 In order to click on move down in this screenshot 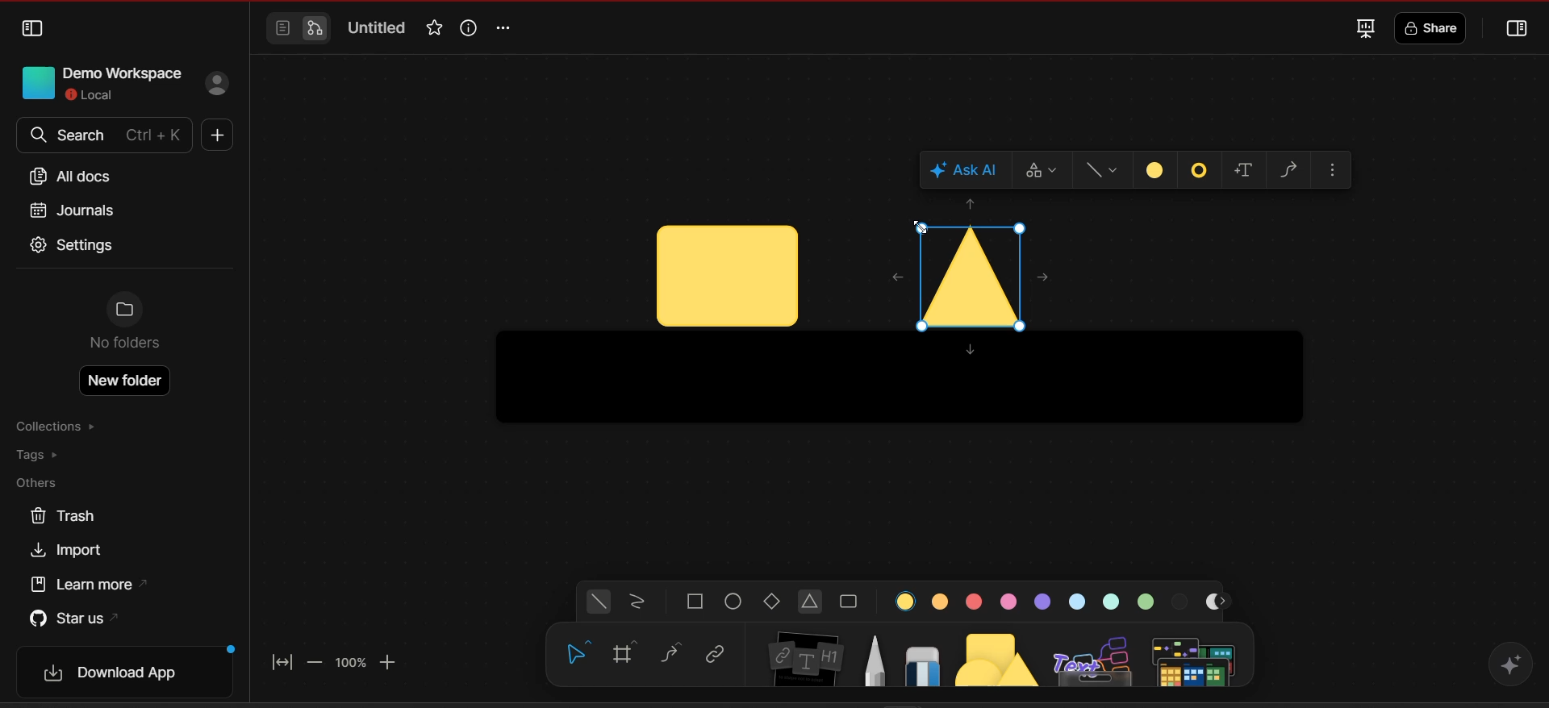, I will do `click(970, 352)`.